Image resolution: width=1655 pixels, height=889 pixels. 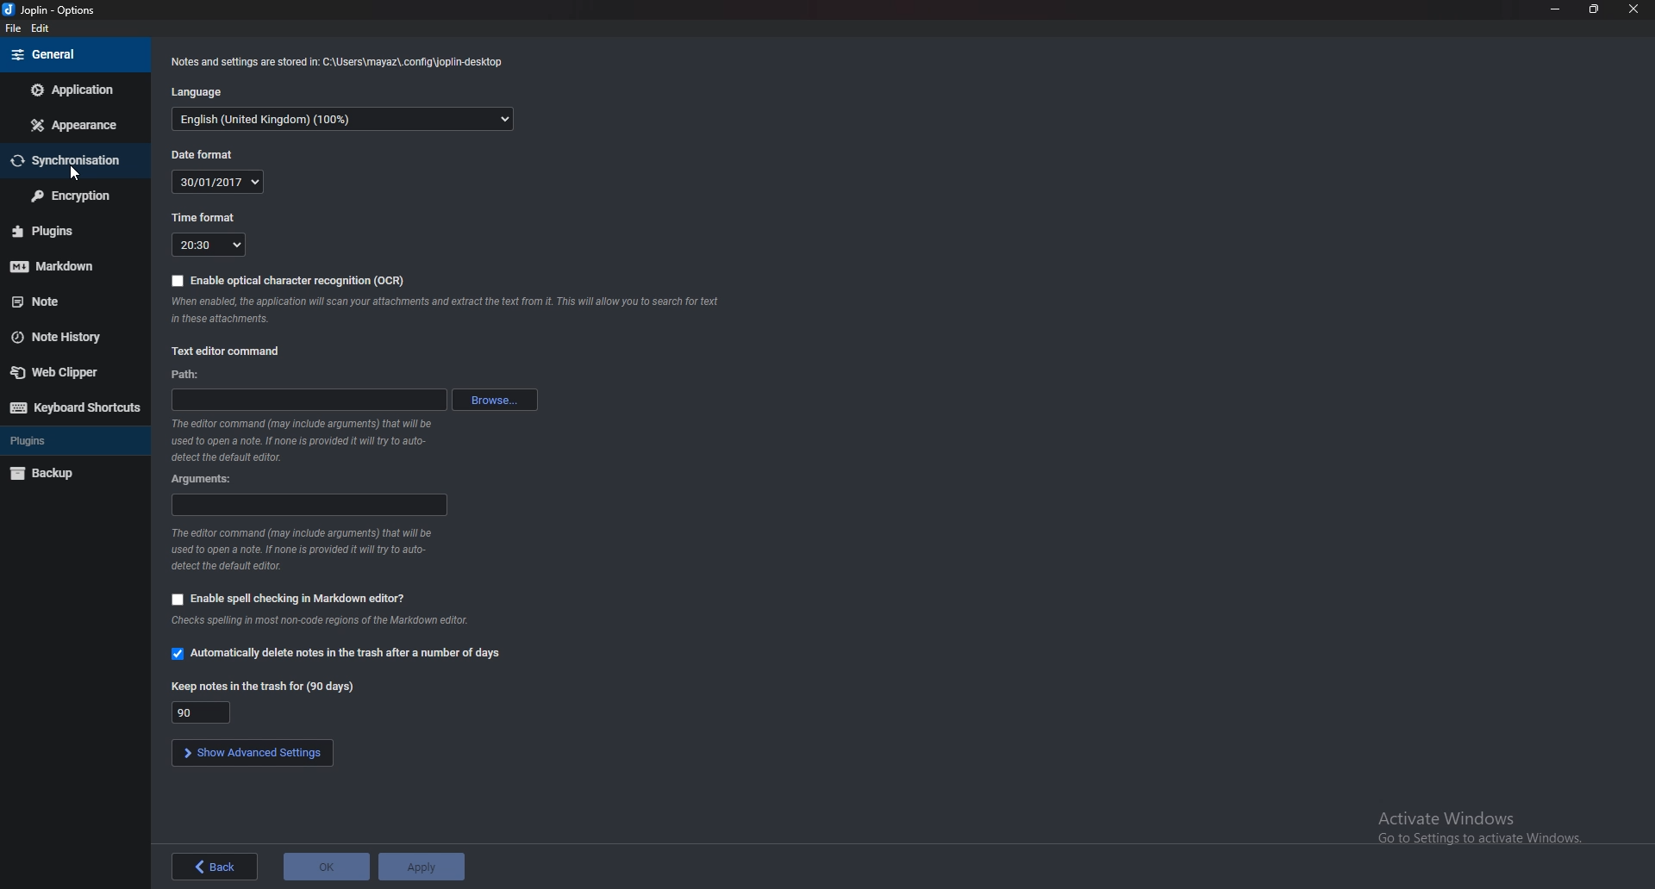 I want to click on info, so click(x=338, y=61).